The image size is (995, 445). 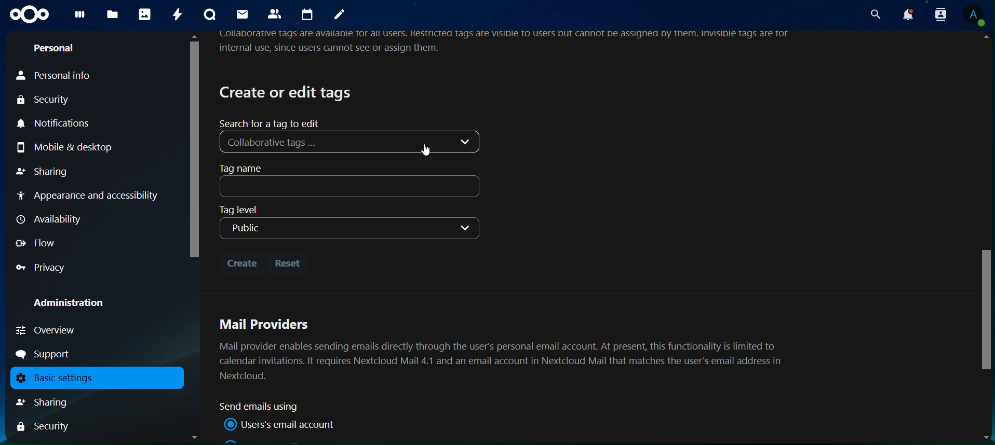 What do you see at coordinates (906, 15) in the screenshot?
I see `notifications` at bounding box center [906, 15].